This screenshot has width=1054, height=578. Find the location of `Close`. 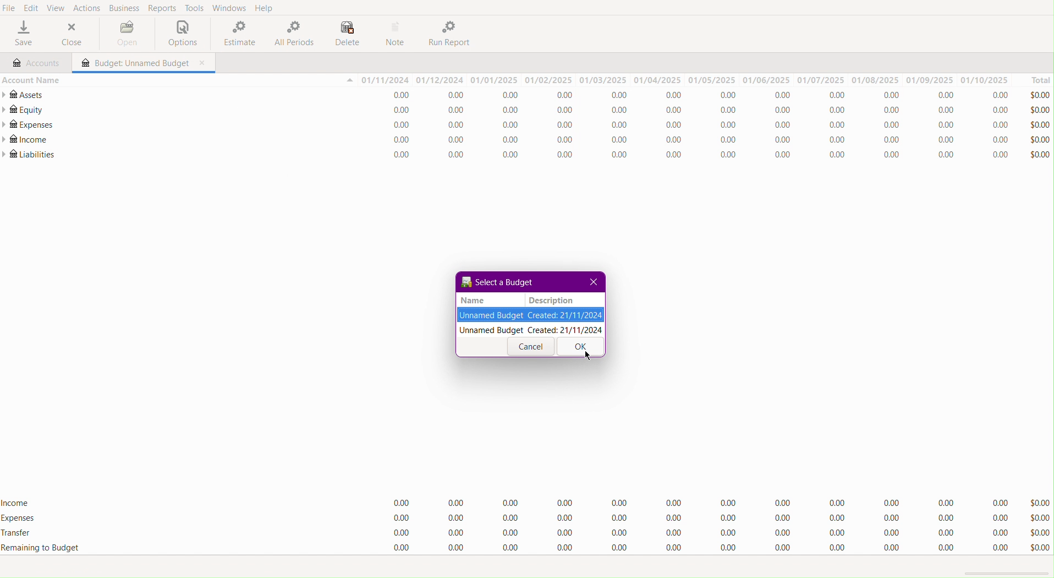

Close is located at coordinates (73, 35).